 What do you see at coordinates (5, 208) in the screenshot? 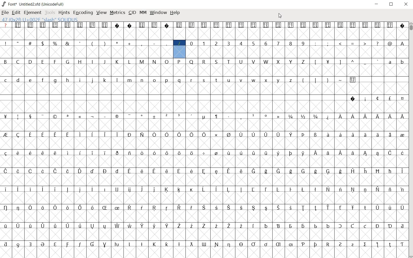
I see `glyph` at bounding box center [5, 208].